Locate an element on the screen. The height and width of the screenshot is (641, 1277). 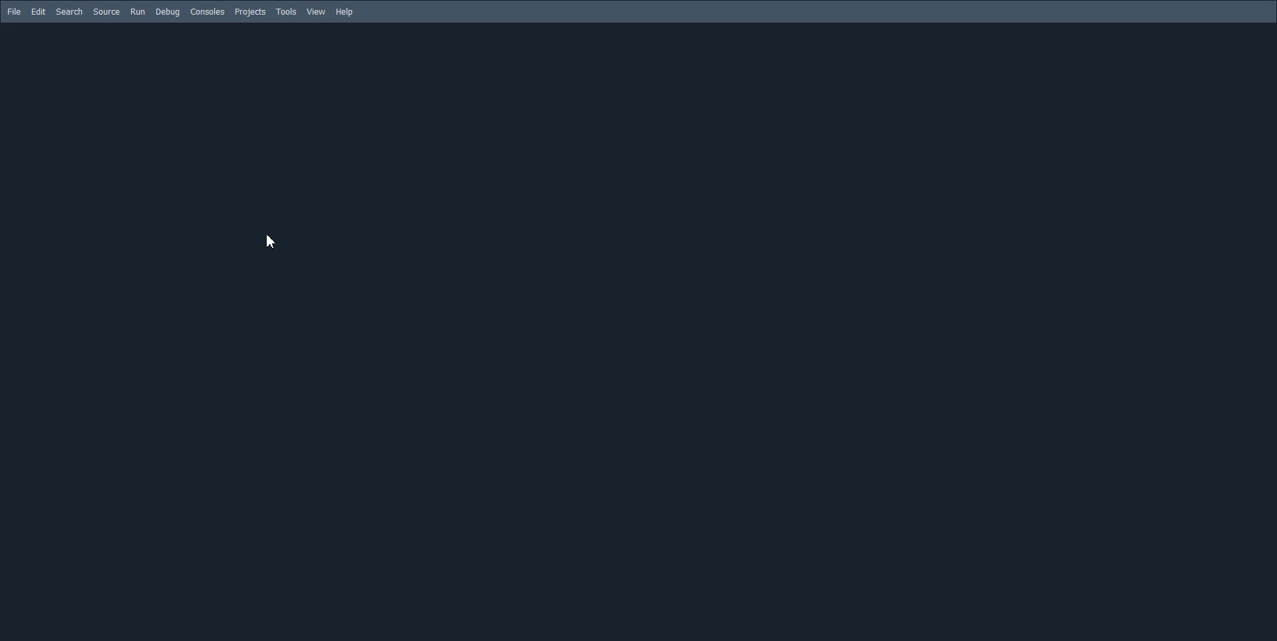
Projects is located at coordinates (250, 12).